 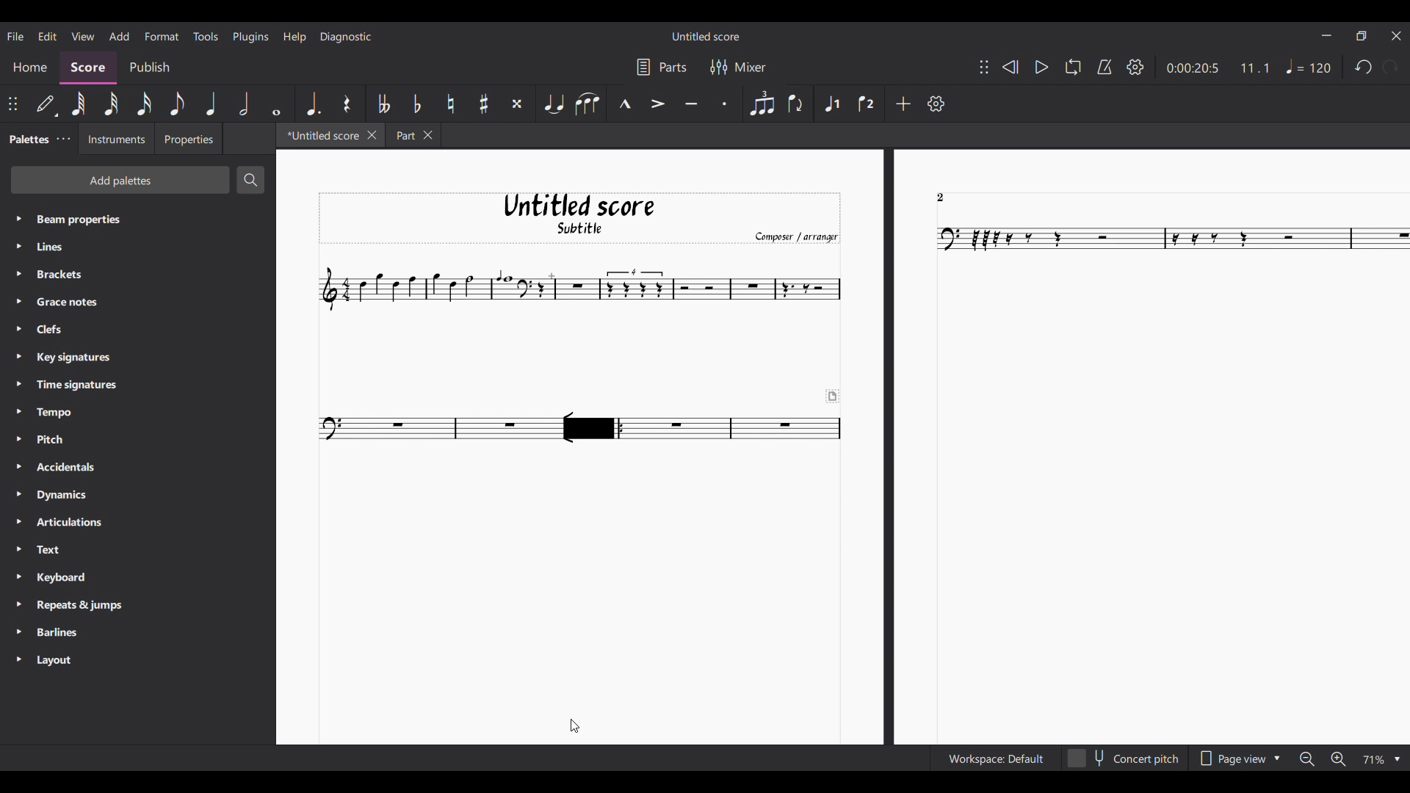 What do you see at coordinates (121, 180) in the screenshot?
I see `Add palette` at bounding box center [121, 180].